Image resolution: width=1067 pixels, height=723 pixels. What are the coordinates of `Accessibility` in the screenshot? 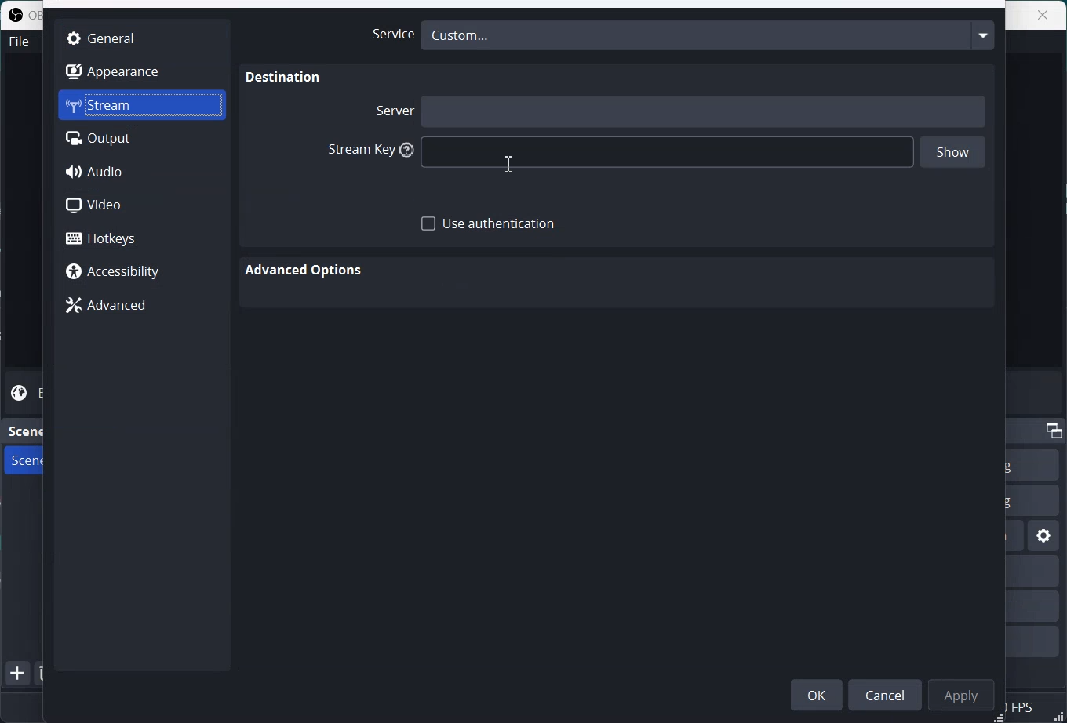 It's located at (141, 273).